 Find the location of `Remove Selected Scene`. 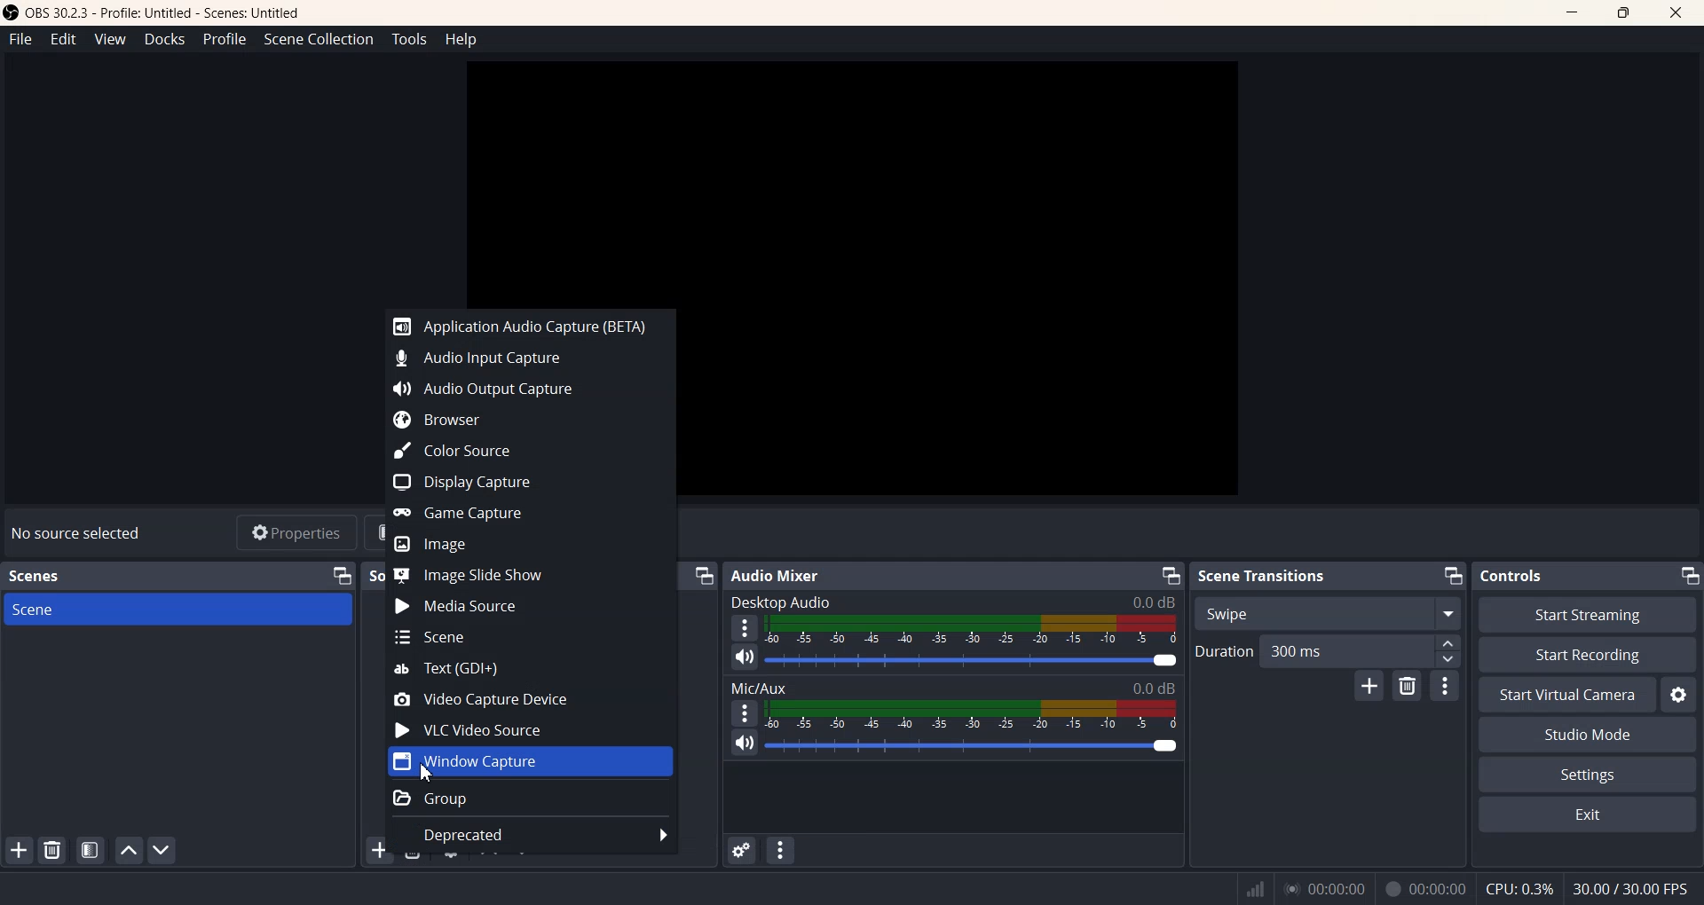

Remove Selected Scene is located at coordinates (52, 851).